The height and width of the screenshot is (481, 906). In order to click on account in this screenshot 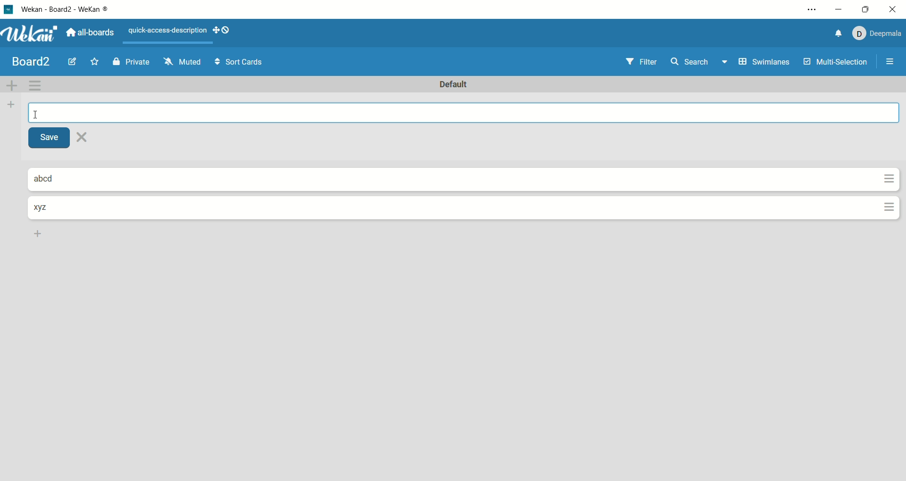, I will do `click(876, 32)`.